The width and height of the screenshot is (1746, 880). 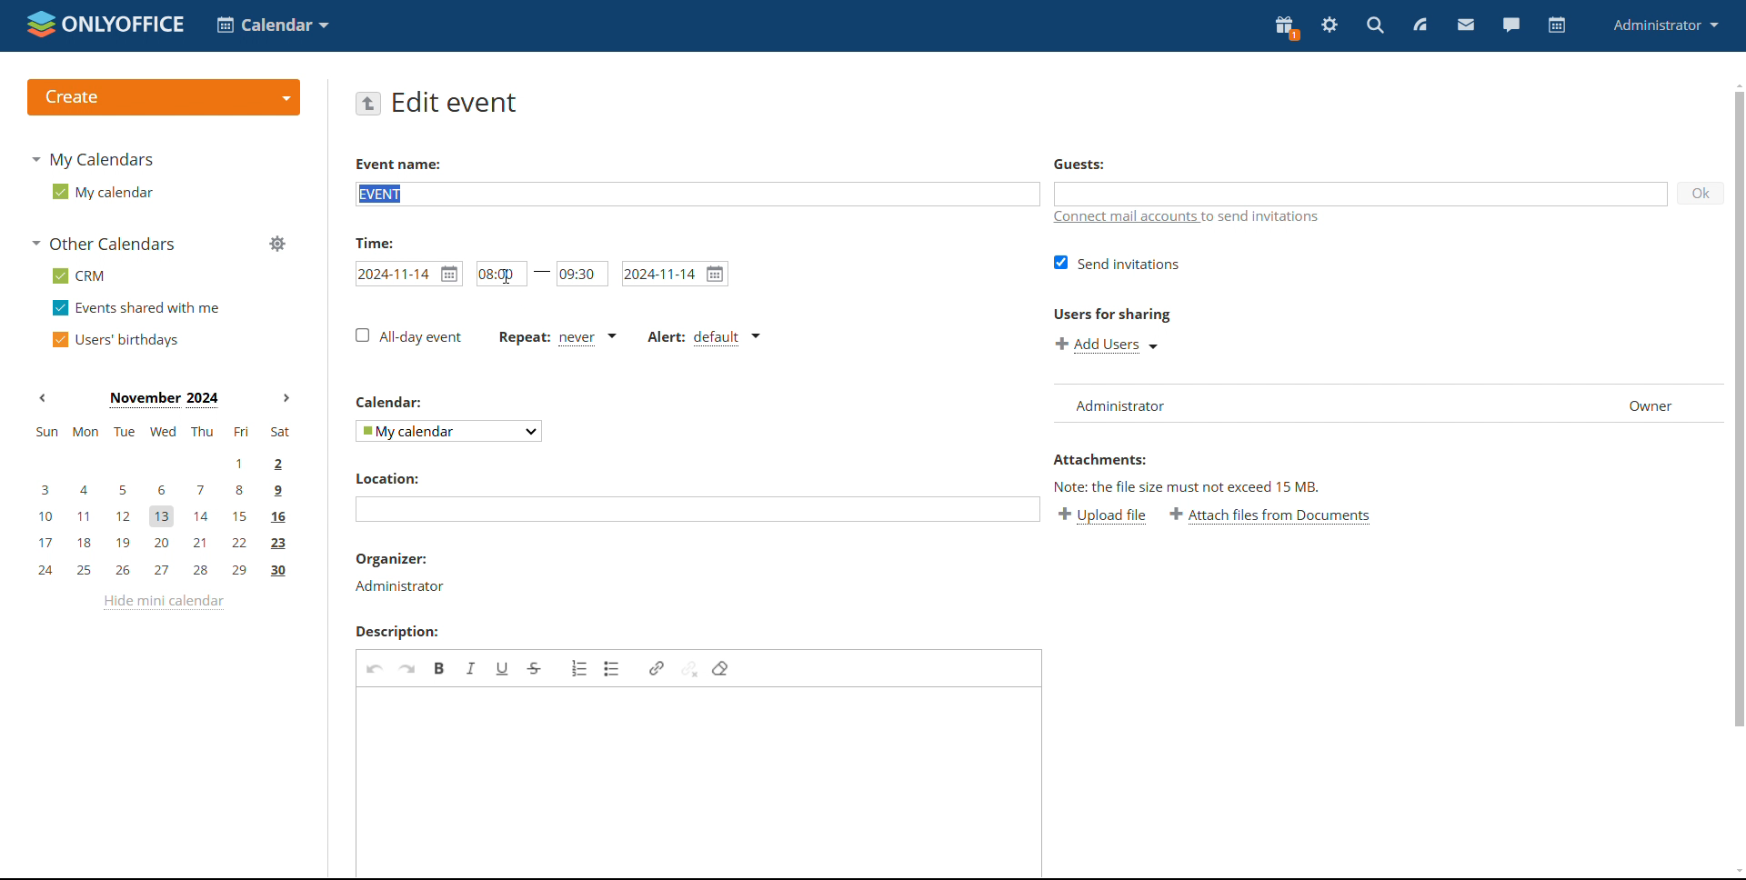 I want to click on end time, so click(x=582, y=274).